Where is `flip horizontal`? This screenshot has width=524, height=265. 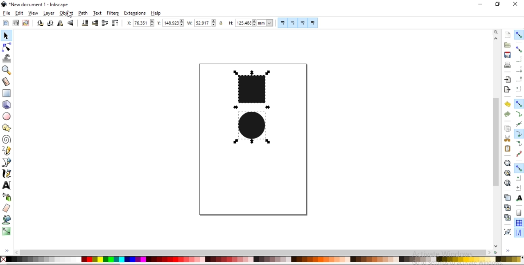
flip horizontal is located at coordinates (60, 24).